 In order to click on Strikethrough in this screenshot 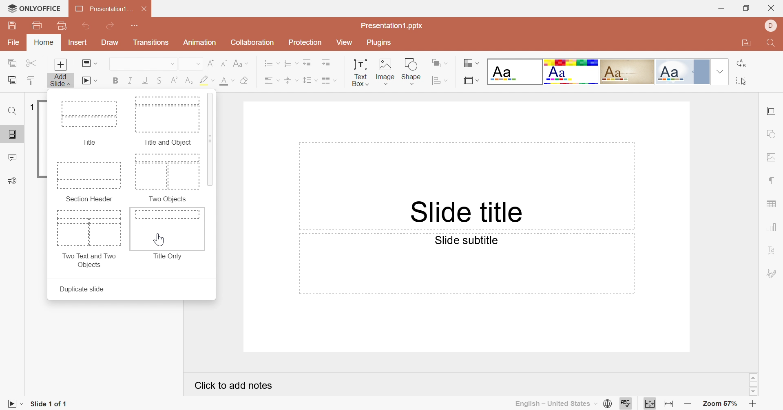, I will do `click(159, 81)`.